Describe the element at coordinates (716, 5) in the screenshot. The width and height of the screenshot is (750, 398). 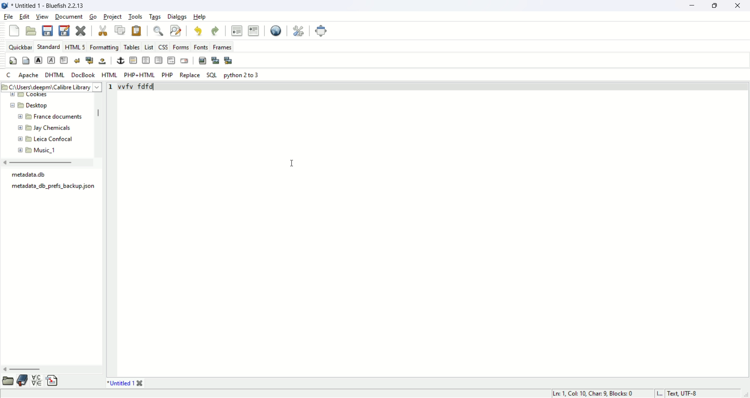
I see `maximize` at that location.